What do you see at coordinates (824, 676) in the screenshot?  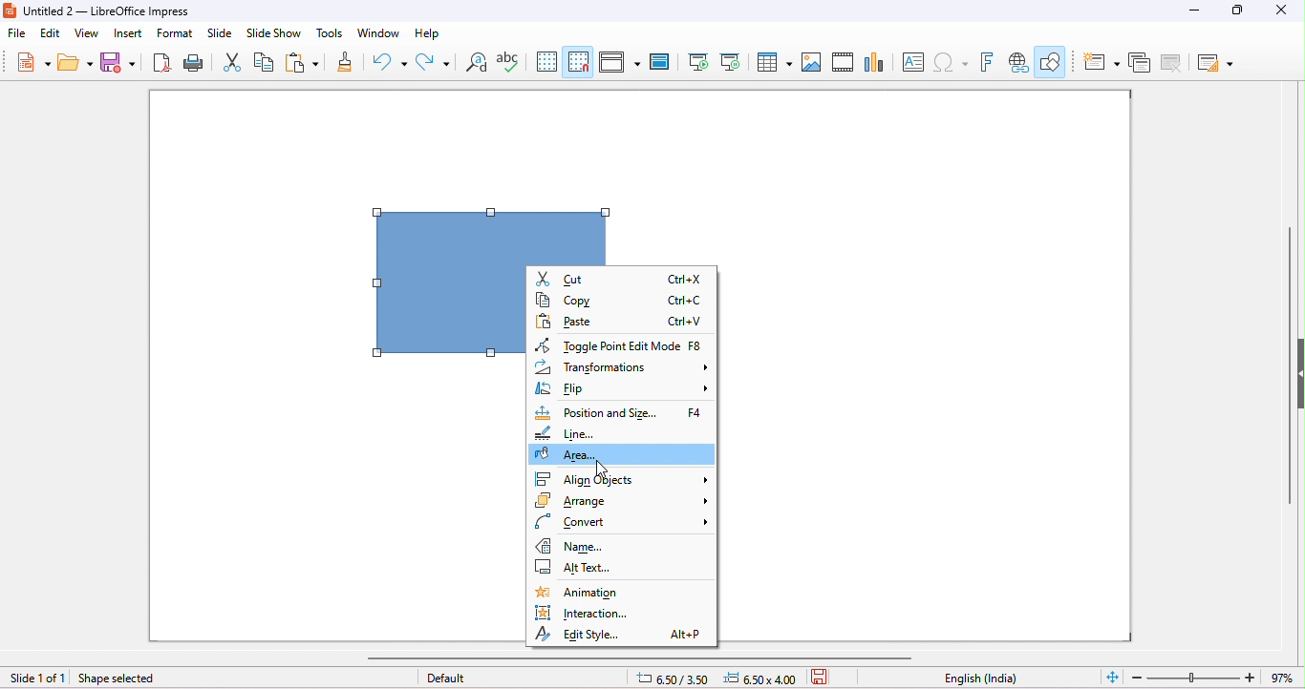 I see `save` at bounding box center [824, 676].